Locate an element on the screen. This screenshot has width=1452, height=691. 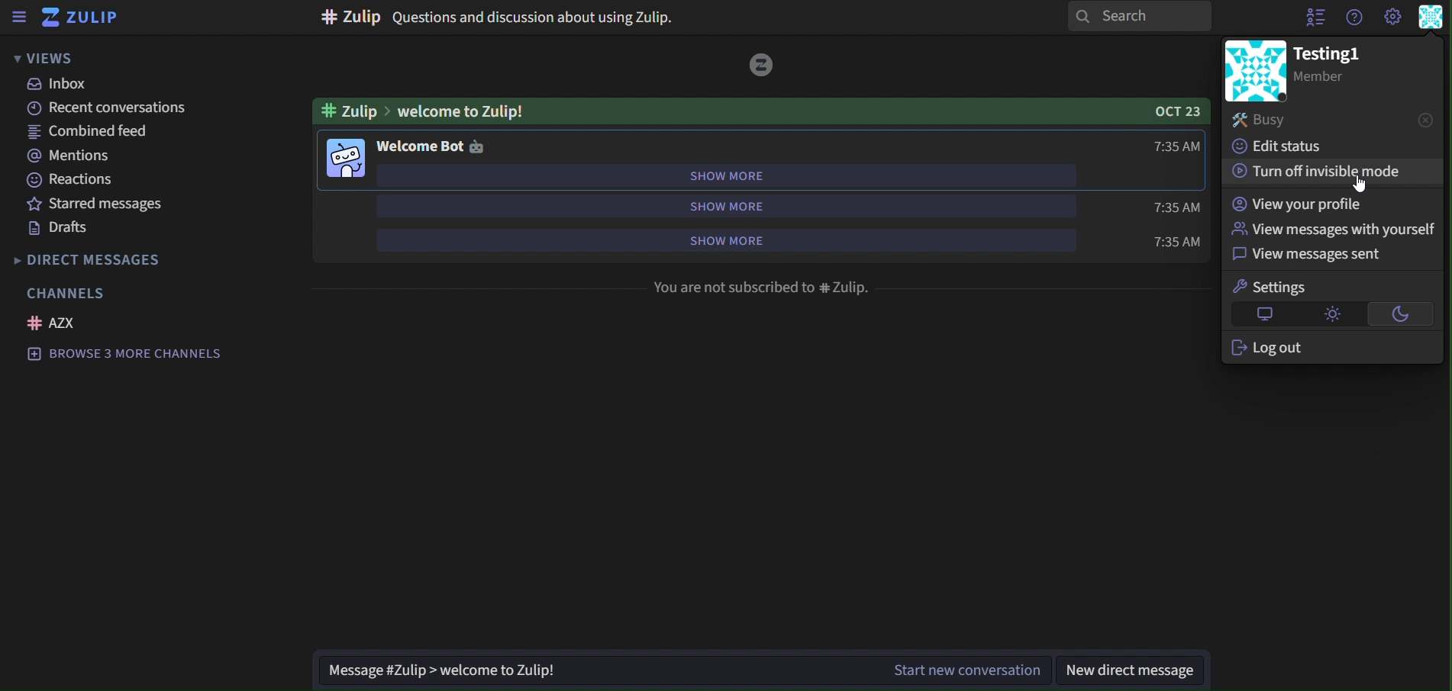
settings is located at coordinates (1299, 287).